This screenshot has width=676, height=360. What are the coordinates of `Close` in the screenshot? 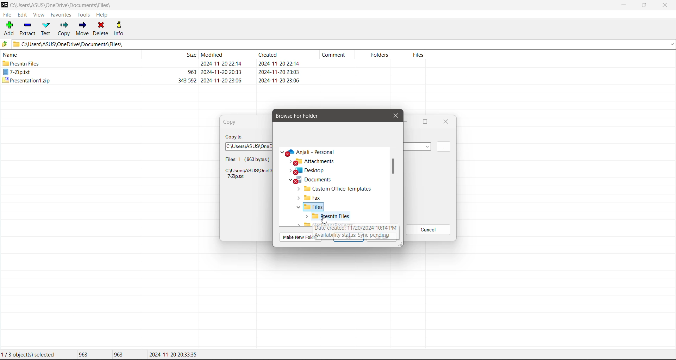 It's located at (446, 122).